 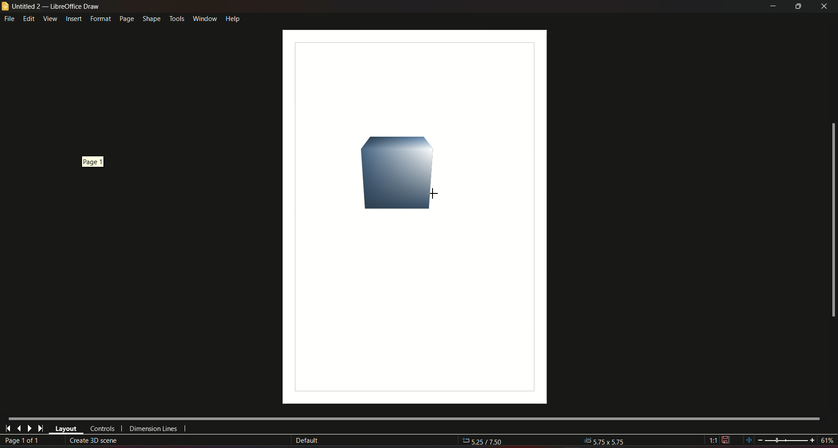 What do you see at coordinates (97, 440) in the screenshot?
I see `create 3D scene` at bounding box center [97, 440].